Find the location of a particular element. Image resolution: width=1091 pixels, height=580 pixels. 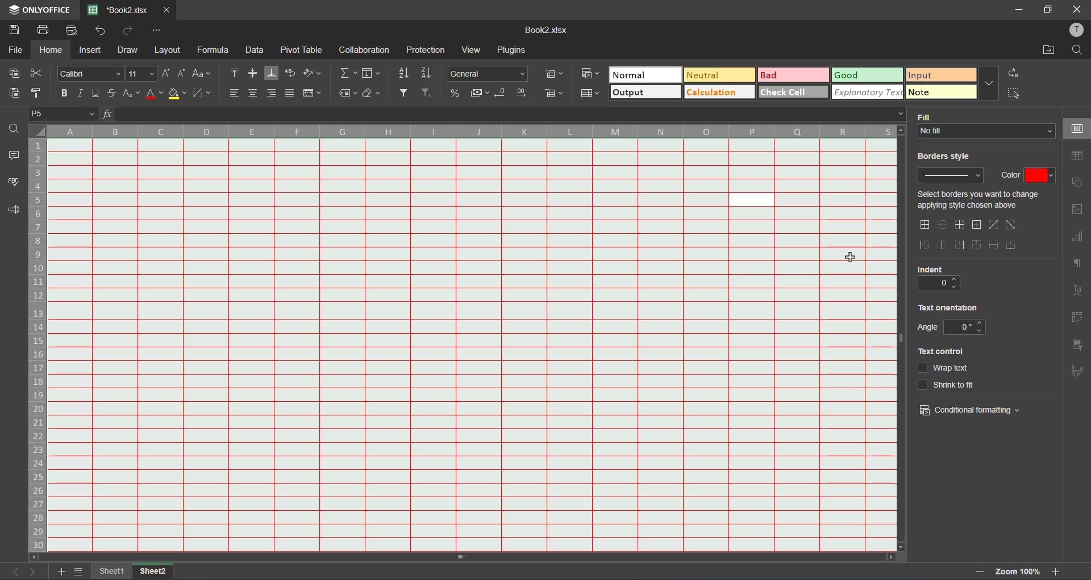

set diagonal down border is located at coordinates (1011, 226).